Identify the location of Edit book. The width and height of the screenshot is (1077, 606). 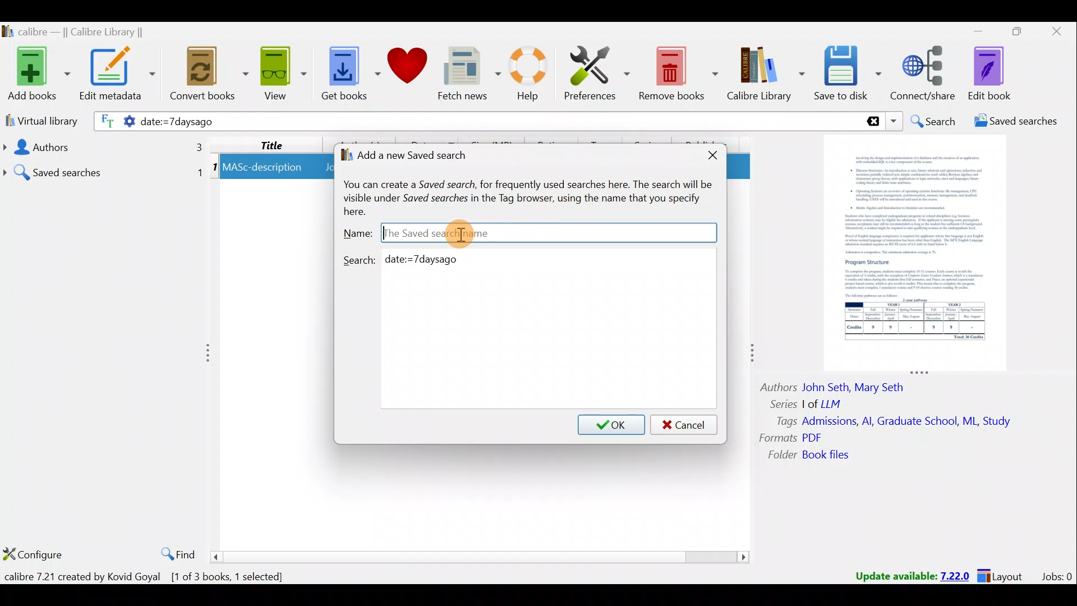
(998, 73).